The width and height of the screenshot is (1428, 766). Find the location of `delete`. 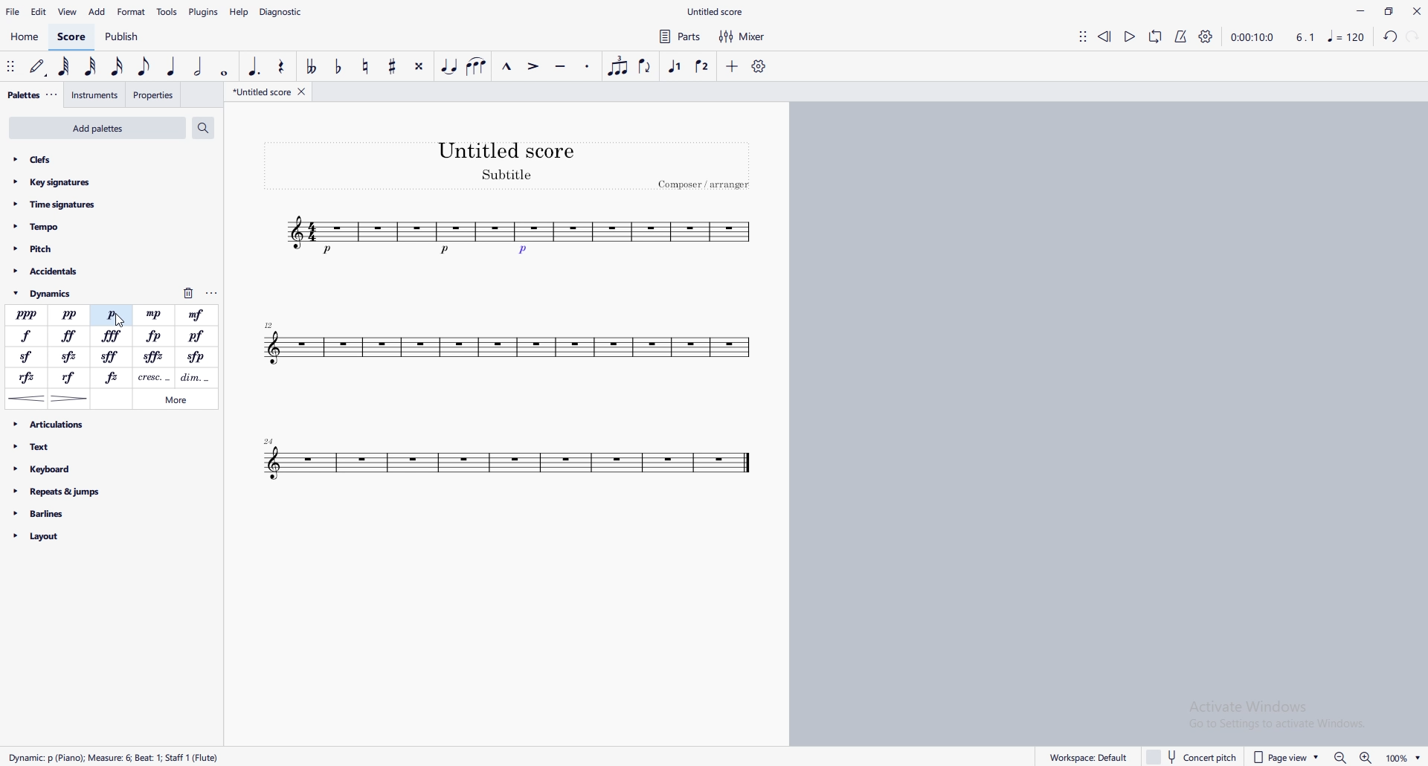

delete is located at coordinates (188, 292).